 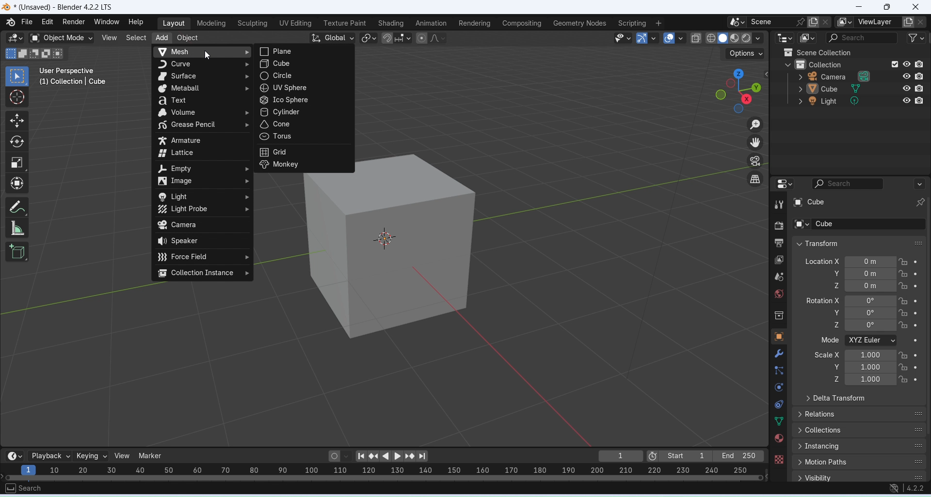 What do you see at coordinates (836, 313) in the screenshot?
I see `Rotation Y axis` at bounding box center [836, 313].